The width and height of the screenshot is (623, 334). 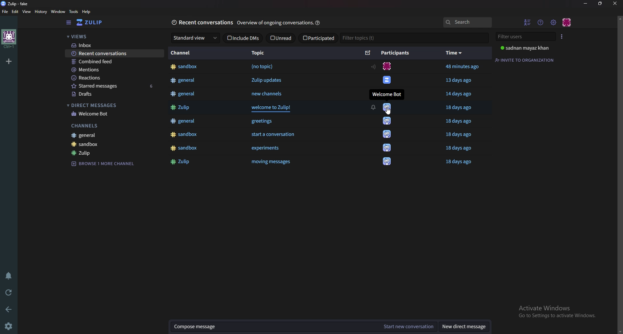 What do you see at coordinates (368, 53) in the screenshot?
I see `Sort by unread message count` at bounding box center [368, 53].